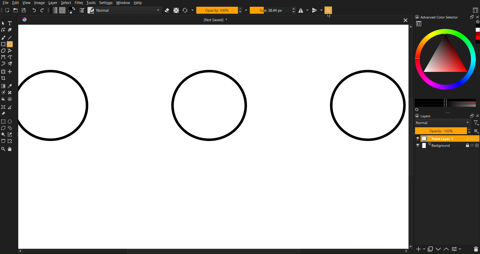 This screenshot has height=254, width=480. Describe the element at coordinates (330, 15) in the screenshot. I see `Cursor` at that location.